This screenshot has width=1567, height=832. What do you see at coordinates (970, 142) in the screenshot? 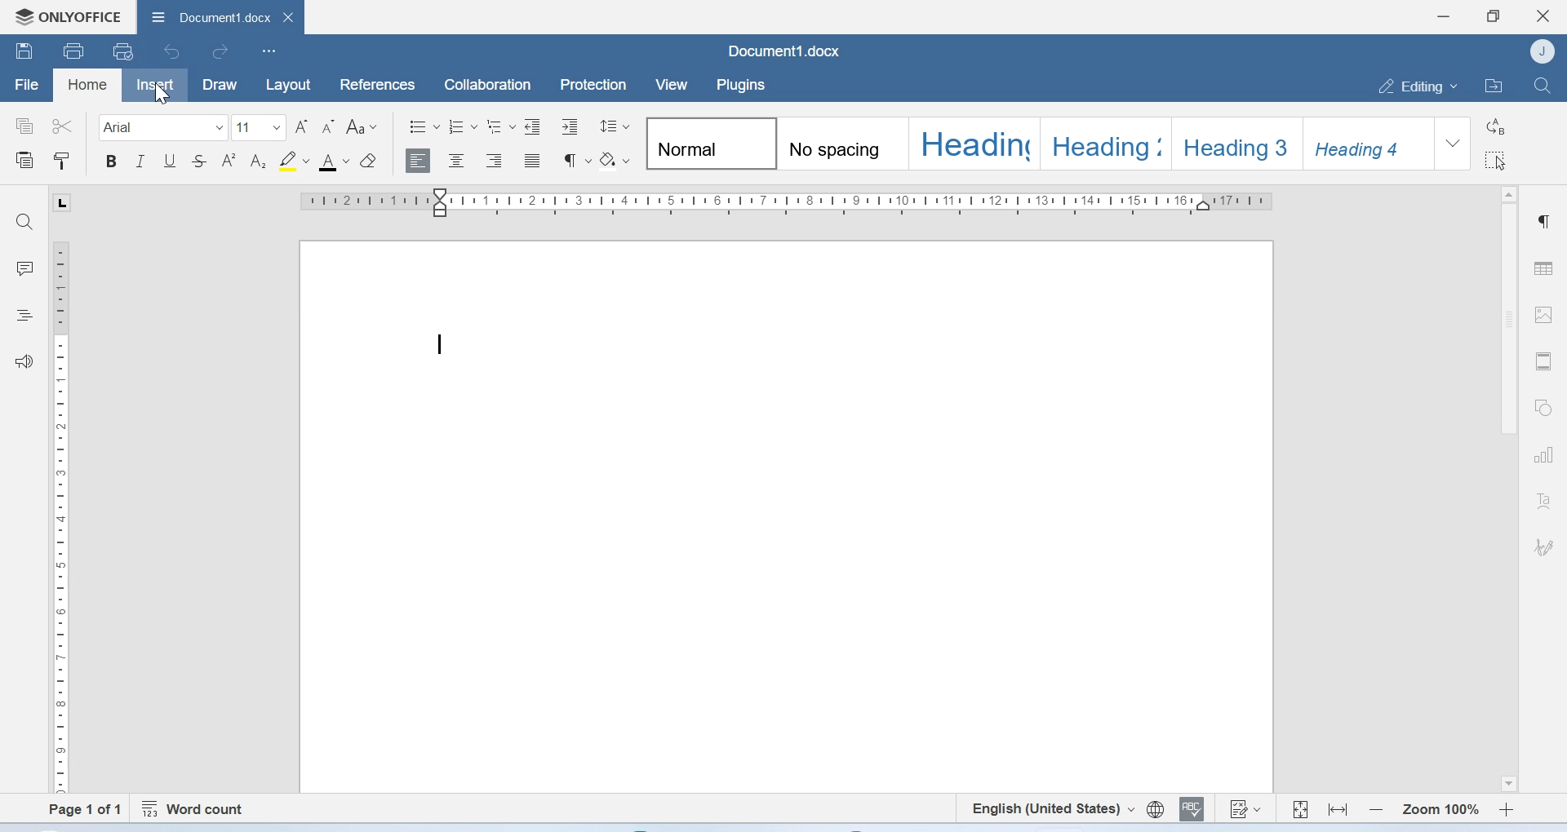
I see `Heading 1` at bounding box center [970, 142].